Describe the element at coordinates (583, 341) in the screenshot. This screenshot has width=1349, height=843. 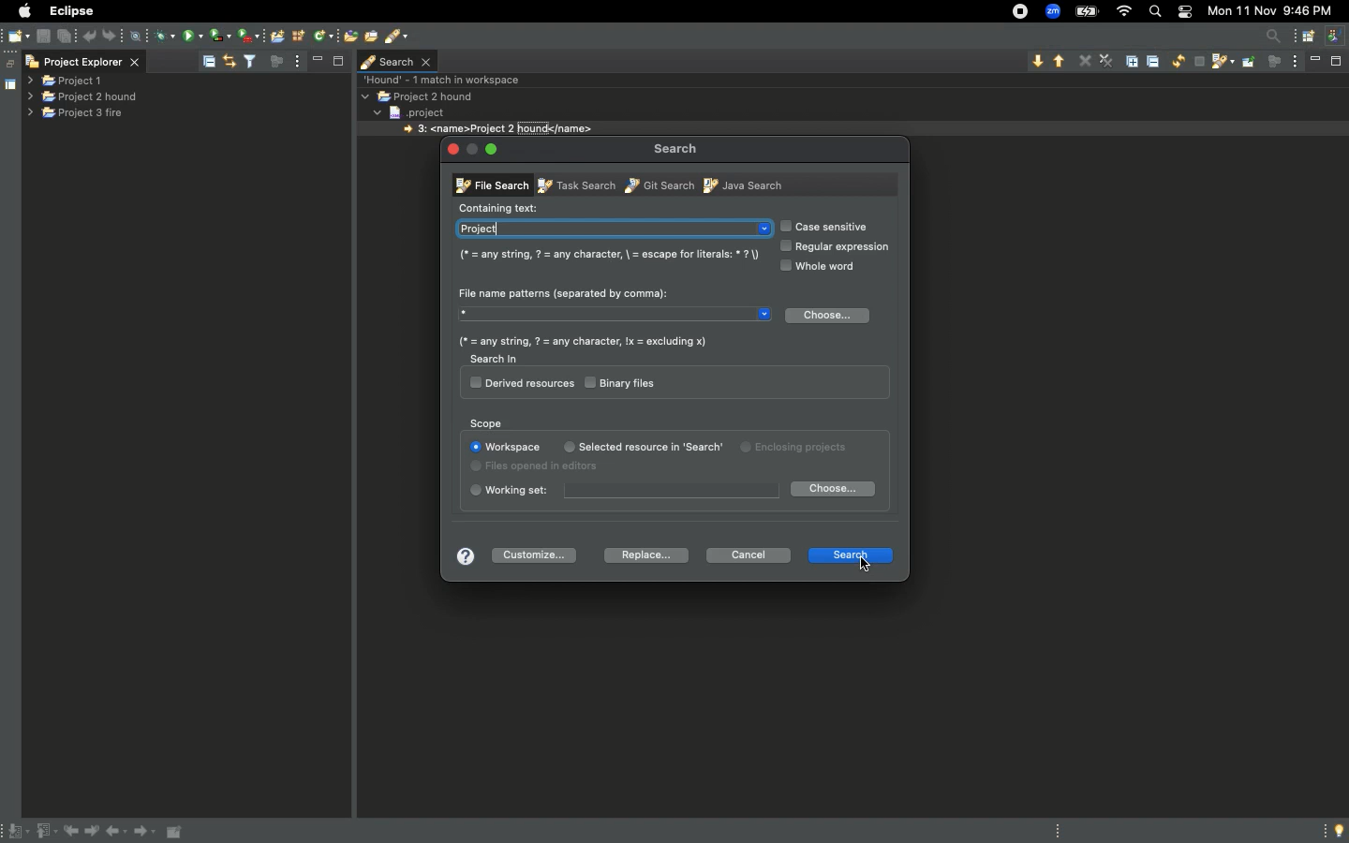
I see `(* = any string, ? = any character, Ix = excluding x)` at that location.